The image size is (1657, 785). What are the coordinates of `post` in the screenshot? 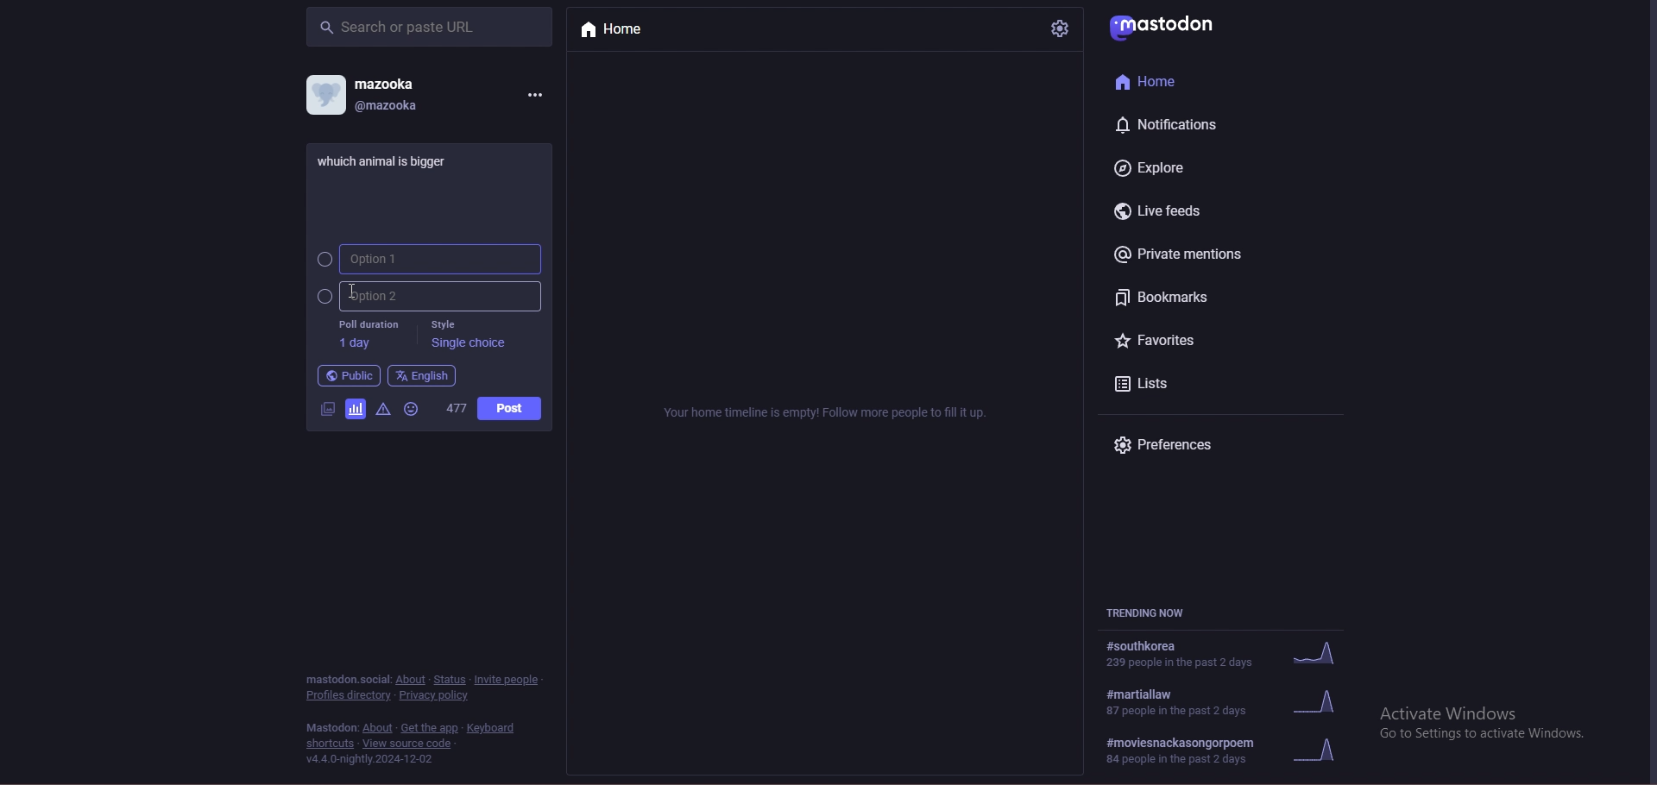 It's located at (510, 408).